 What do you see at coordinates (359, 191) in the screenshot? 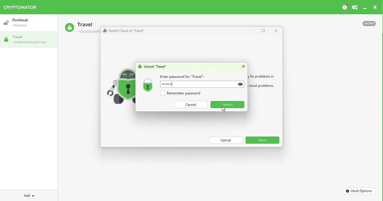
I see `Vault Options` at bounding box center [359, 191].